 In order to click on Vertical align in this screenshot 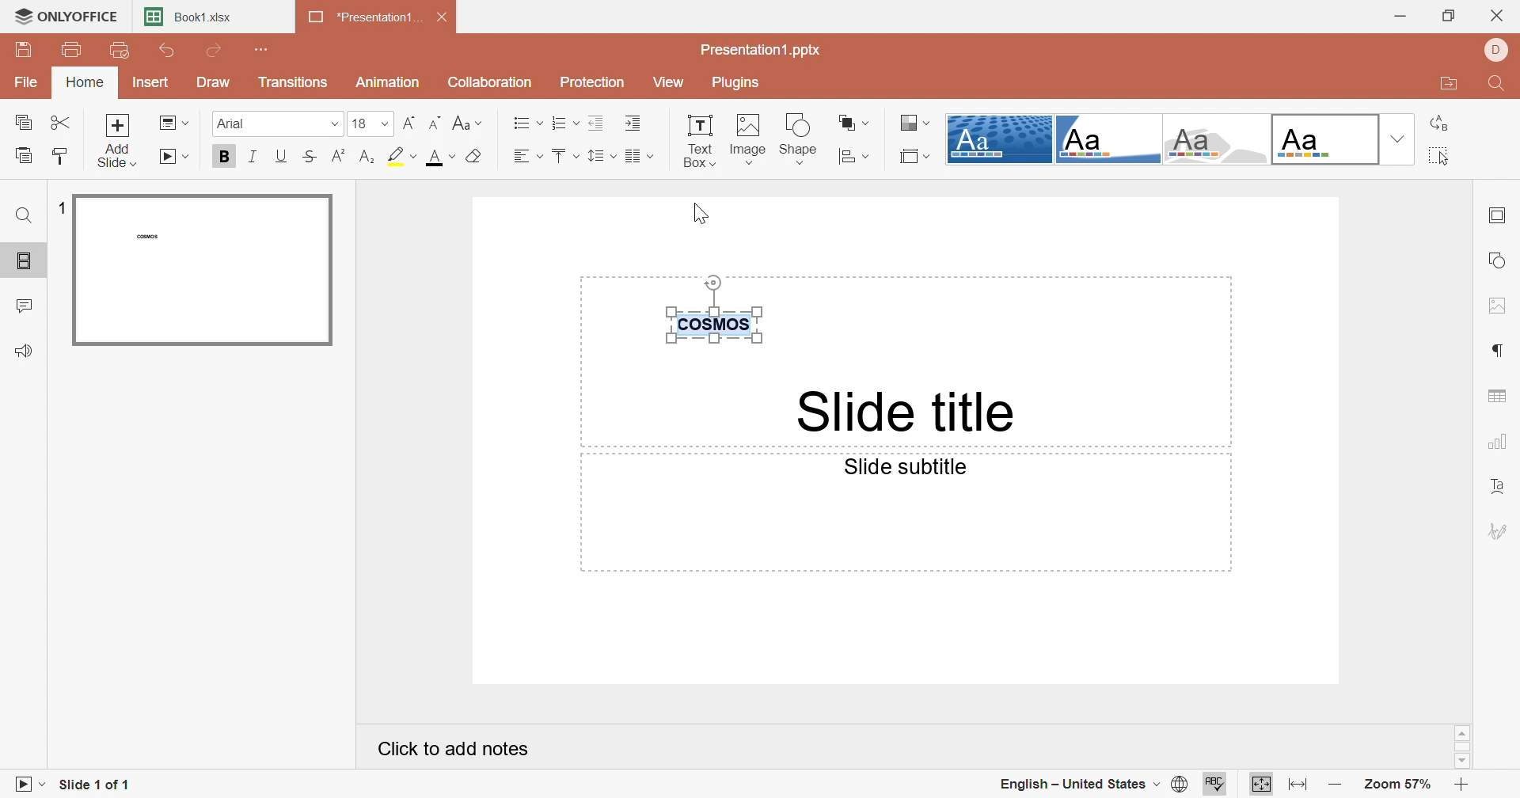, I will do `click(563, 155)`.